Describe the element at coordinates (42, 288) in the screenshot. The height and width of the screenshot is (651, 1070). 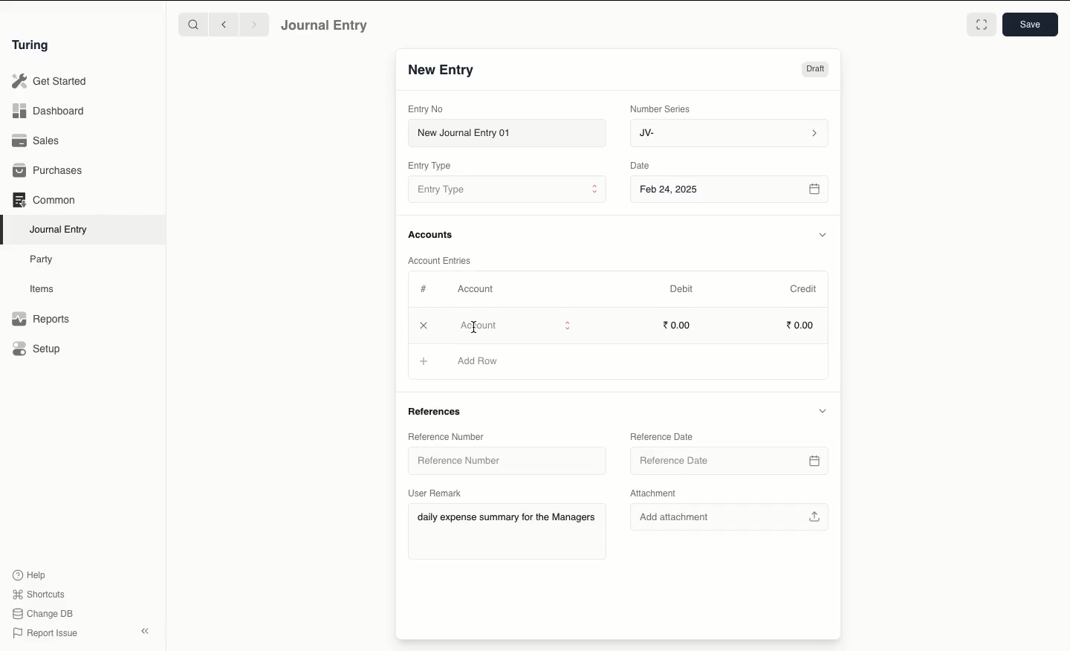
I see `Items` at that location.